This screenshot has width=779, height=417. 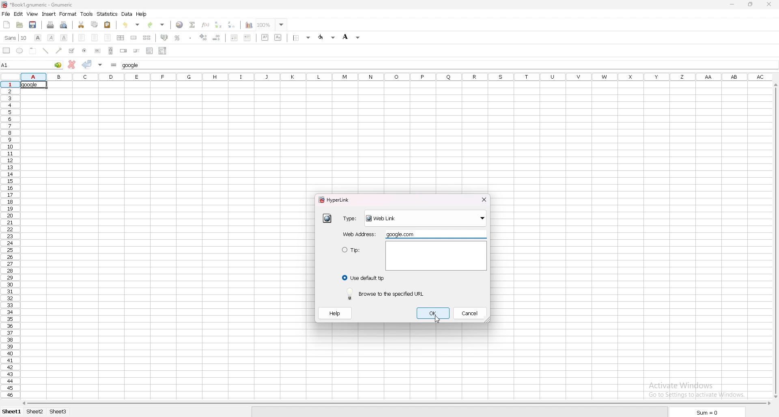 What do you see at coordinates (426, 219) in the screenshot?
I see `Web Link` at bounding box center [426, 219].